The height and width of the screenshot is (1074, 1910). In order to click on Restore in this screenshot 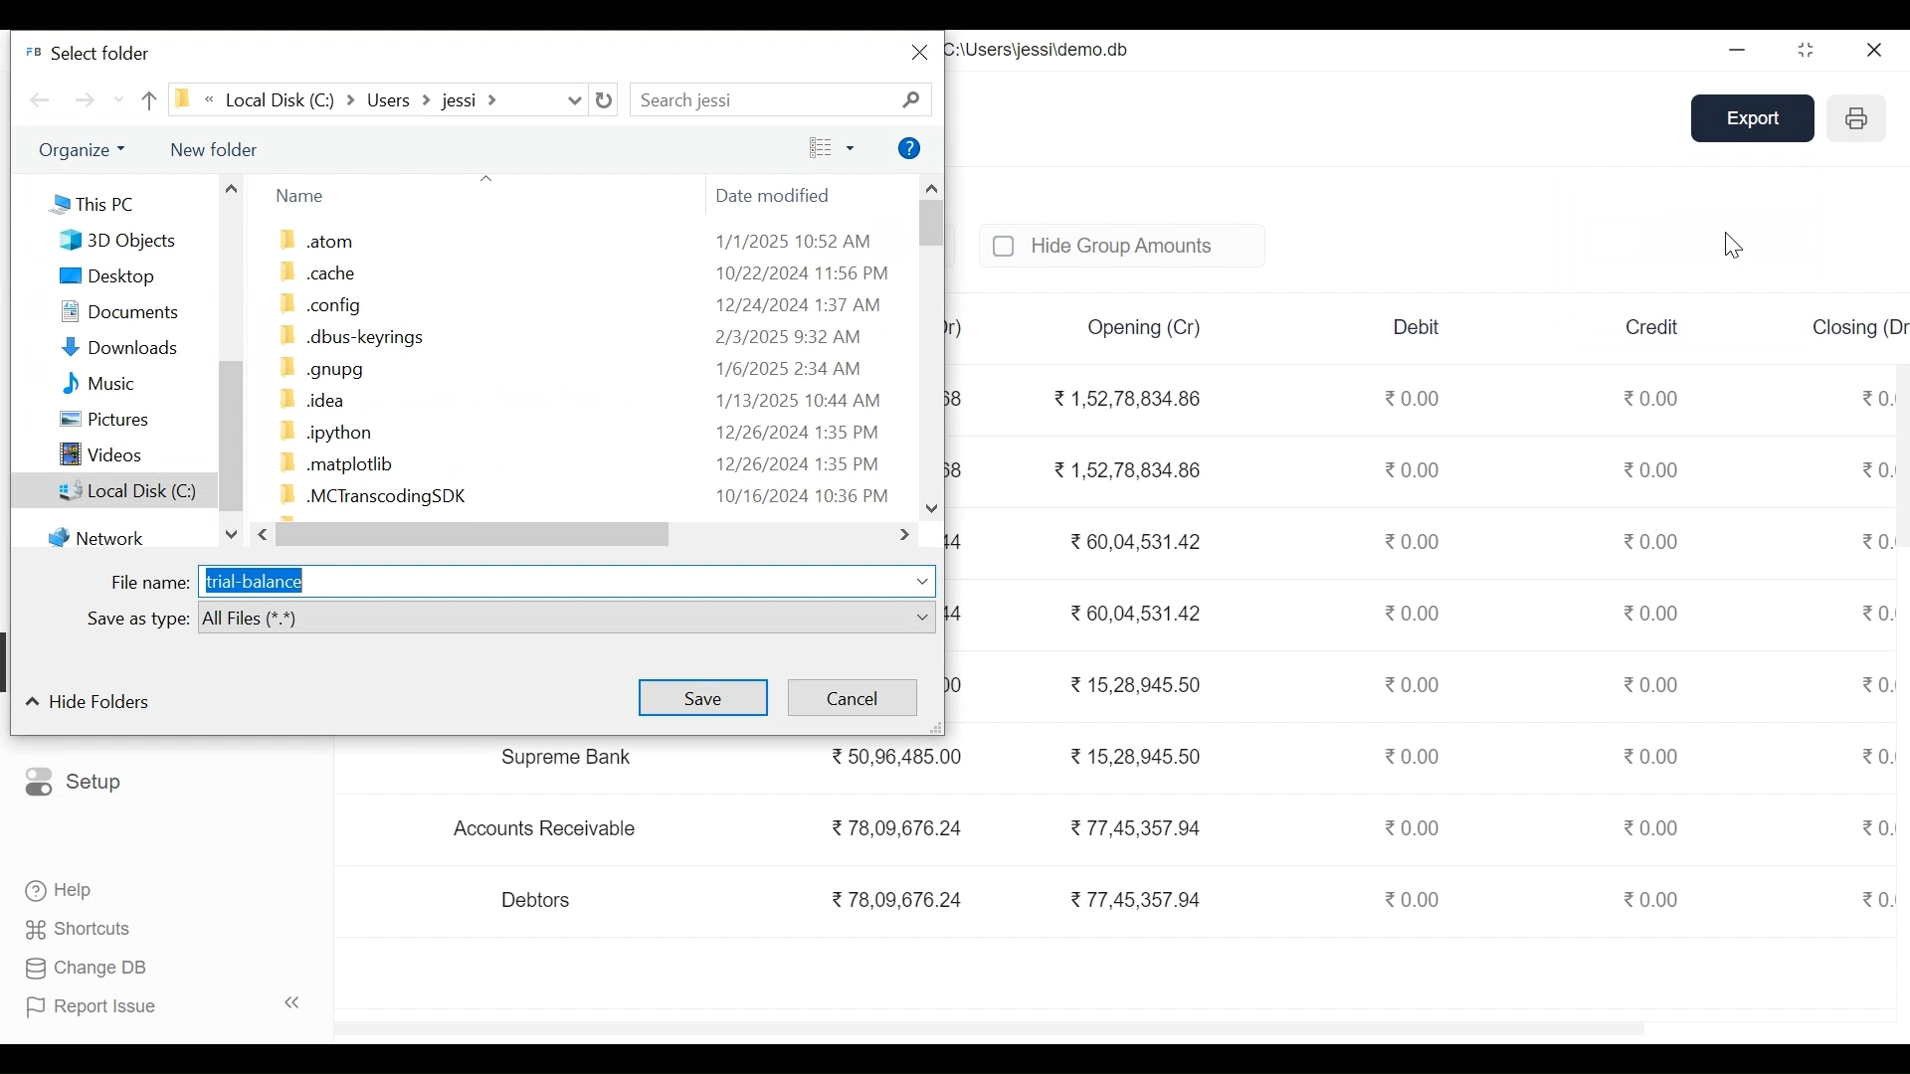, I will do `click(1809, 49)`.